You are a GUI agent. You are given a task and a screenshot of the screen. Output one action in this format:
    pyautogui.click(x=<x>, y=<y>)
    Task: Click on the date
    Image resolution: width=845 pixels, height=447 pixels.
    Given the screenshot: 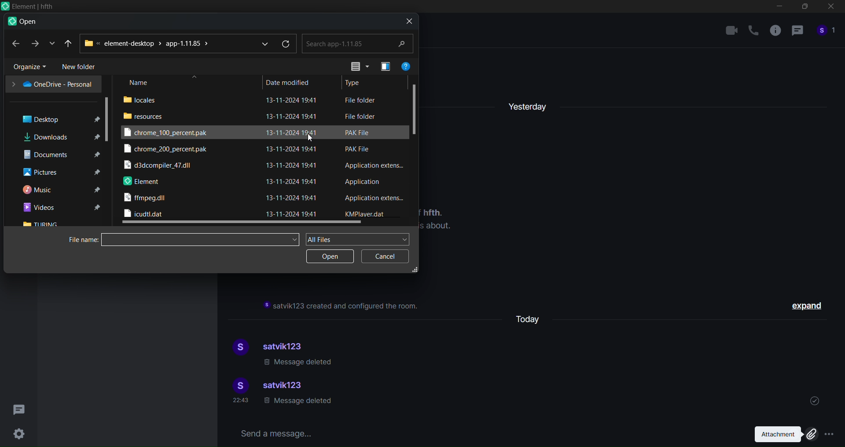 What is the action you would take?
    pyautogui.click(x=294, y=157)
    